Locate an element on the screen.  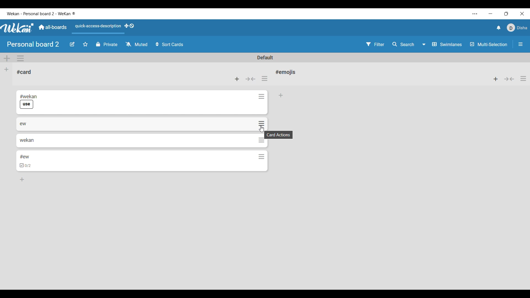
Software logo is located at coordinates (17, 28).